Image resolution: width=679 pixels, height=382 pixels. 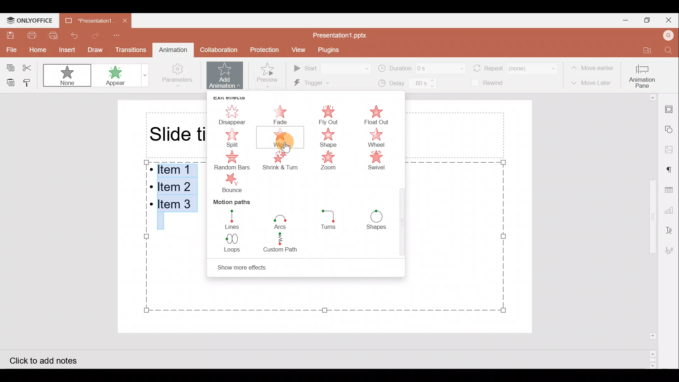 I want to click on Turns, so click(x=333, y=220).